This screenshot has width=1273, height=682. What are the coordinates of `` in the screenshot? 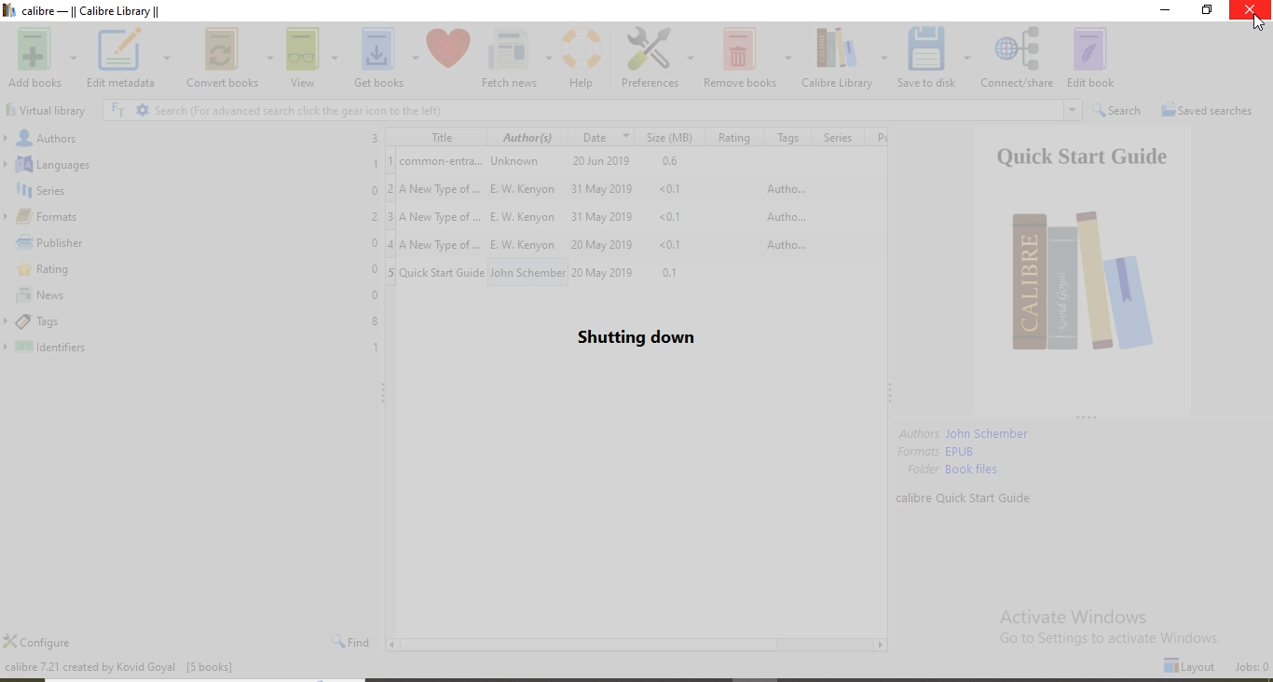 It's located at (673, 246).